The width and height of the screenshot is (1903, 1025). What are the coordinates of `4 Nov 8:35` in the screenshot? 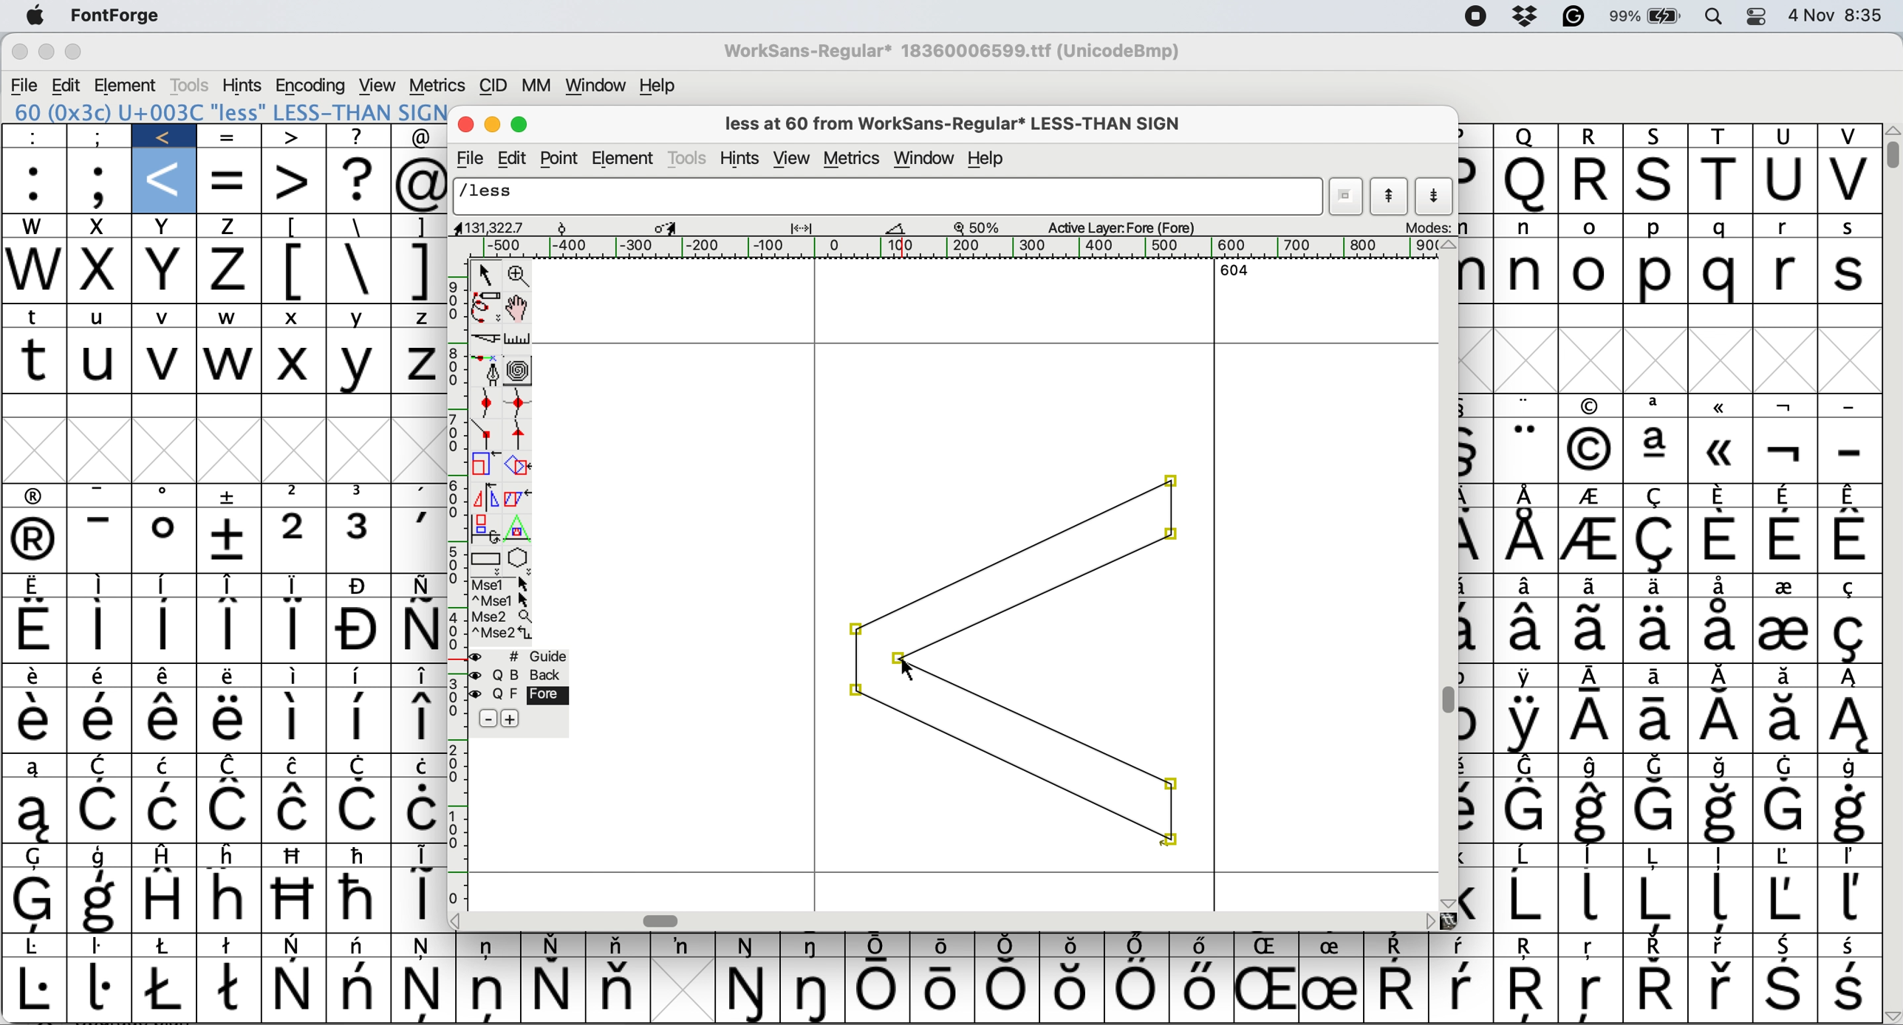 It's located at (1840, 16).